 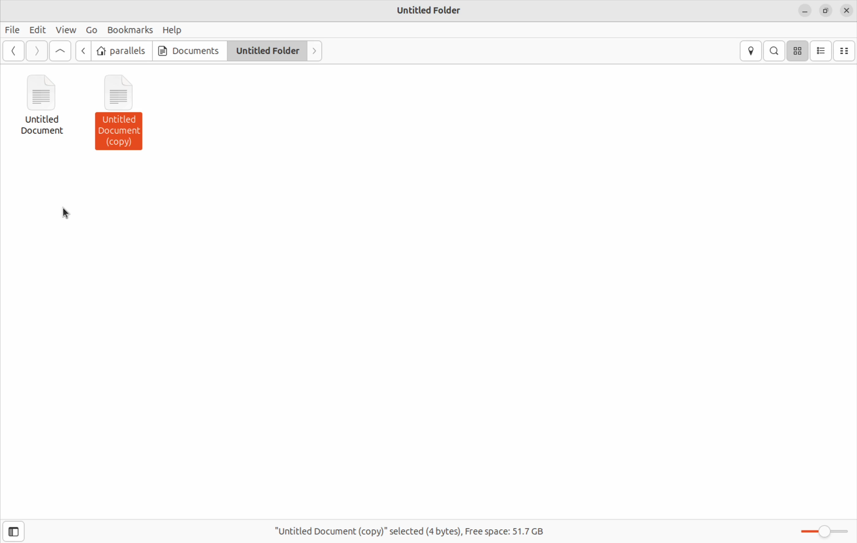 I want to click on Zoom, so click(x=822, y=531).